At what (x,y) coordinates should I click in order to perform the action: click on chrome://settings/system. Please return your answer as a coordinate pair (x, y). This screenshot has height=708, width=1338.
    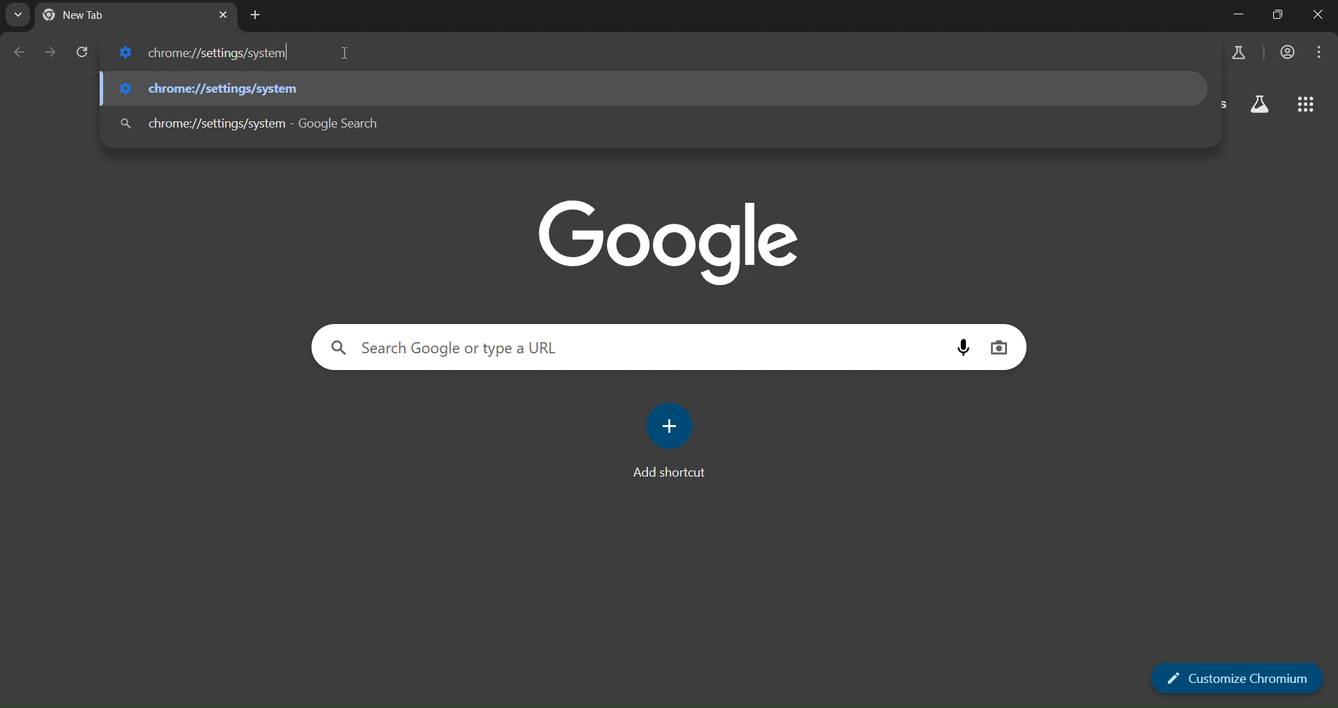
    Looking at the image, I should click on (218, 88).